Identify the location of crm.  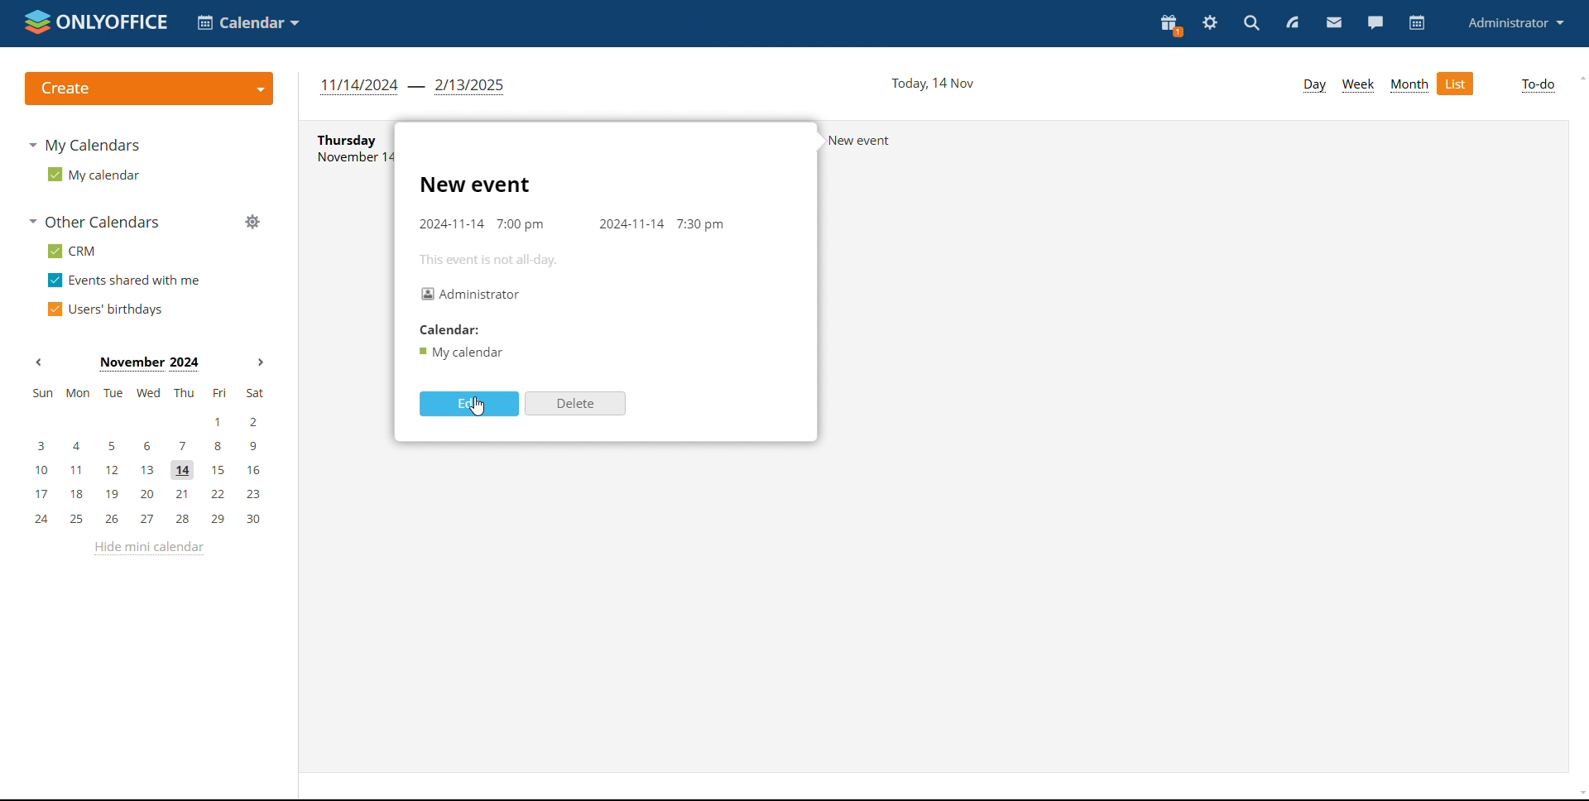
(70, 251).